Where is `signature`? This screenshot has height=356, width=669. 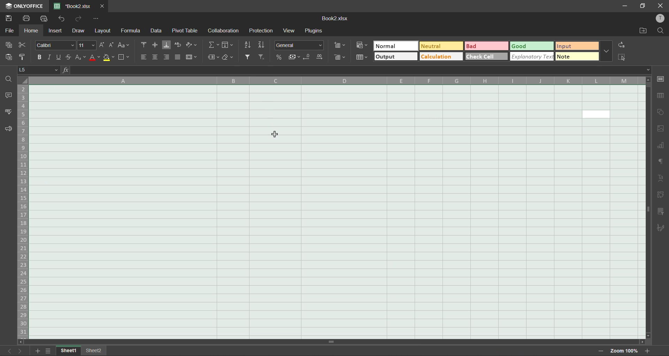
signature is located at coordinates (660, 229).